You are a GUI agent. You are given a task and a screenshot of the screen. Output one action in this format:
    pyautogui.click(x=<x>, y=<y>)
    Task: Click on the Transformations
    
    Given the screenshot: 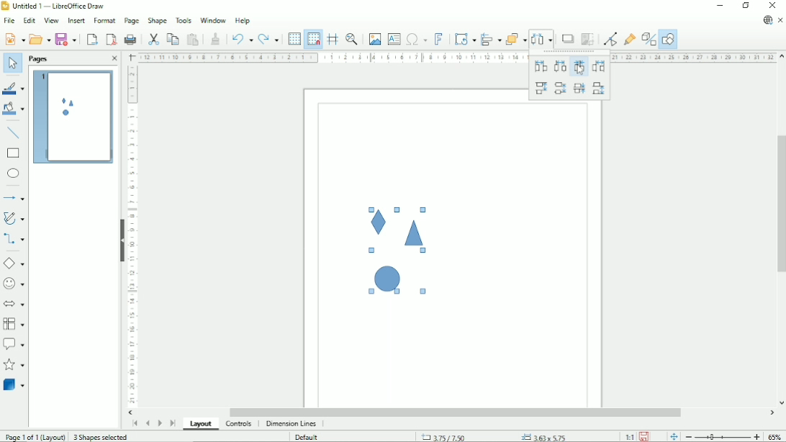 What is the action you would take?
    pyautogui.click(x=465, y=40)
    